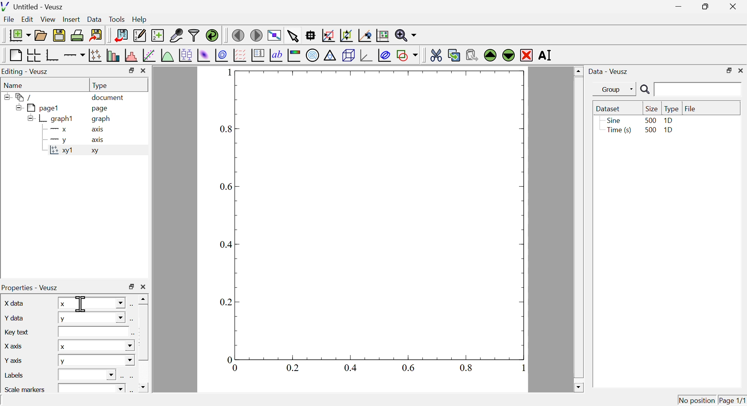 This screenshot has width=747, height=406. I want to click on copy the selected widget, so click(454, 54).